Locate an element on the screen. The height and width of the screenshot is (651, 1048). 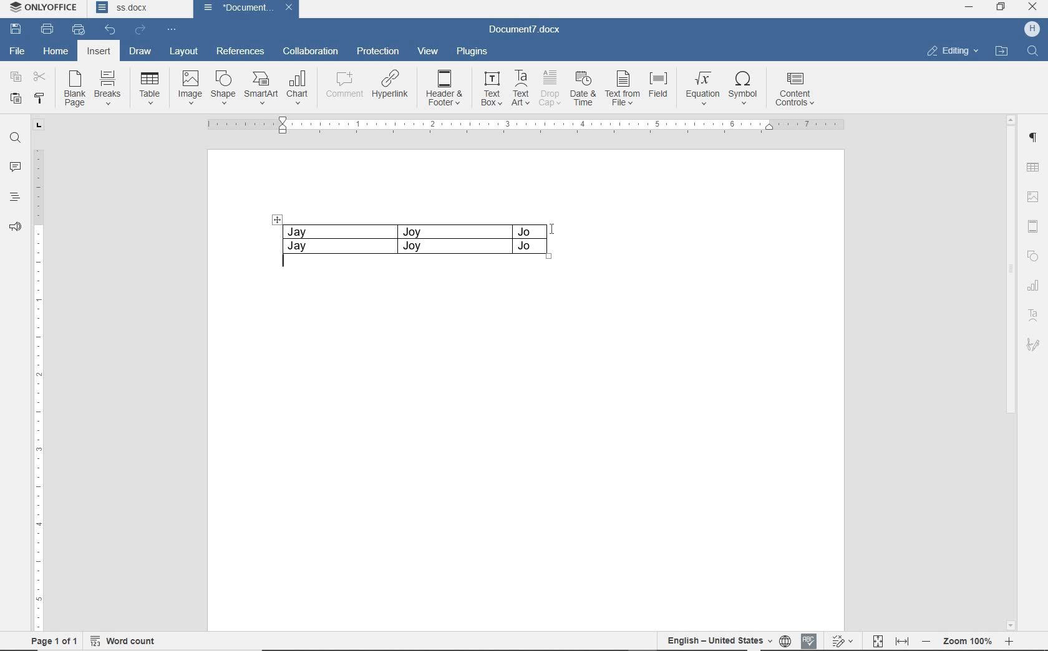
COMMENT is located at coordinates (341, 87).